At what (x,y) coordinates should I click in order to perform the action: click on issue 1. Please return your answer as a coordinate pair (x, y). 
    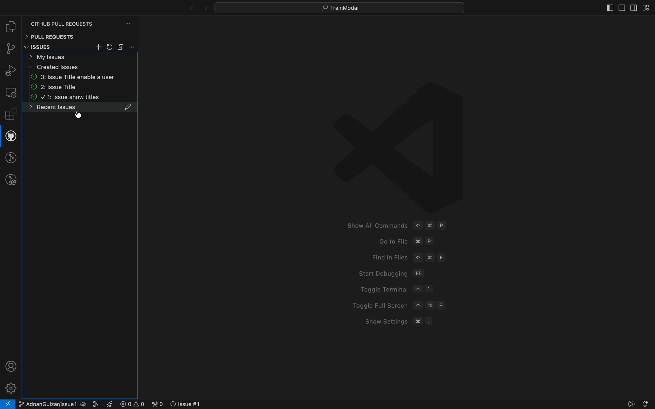
    Looking at the image, I should click on (191, 404).